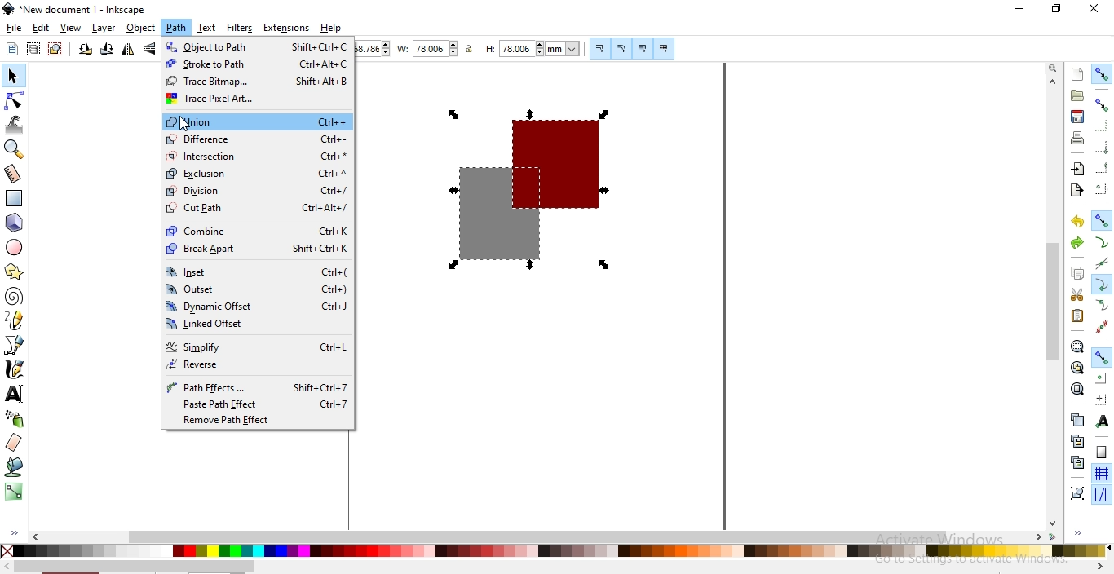 Image resolution: width=1114 pixels, height=574 pixels. Describe the element at coordinates (526, 190) in the screenshot. I see `shape image` at that location.